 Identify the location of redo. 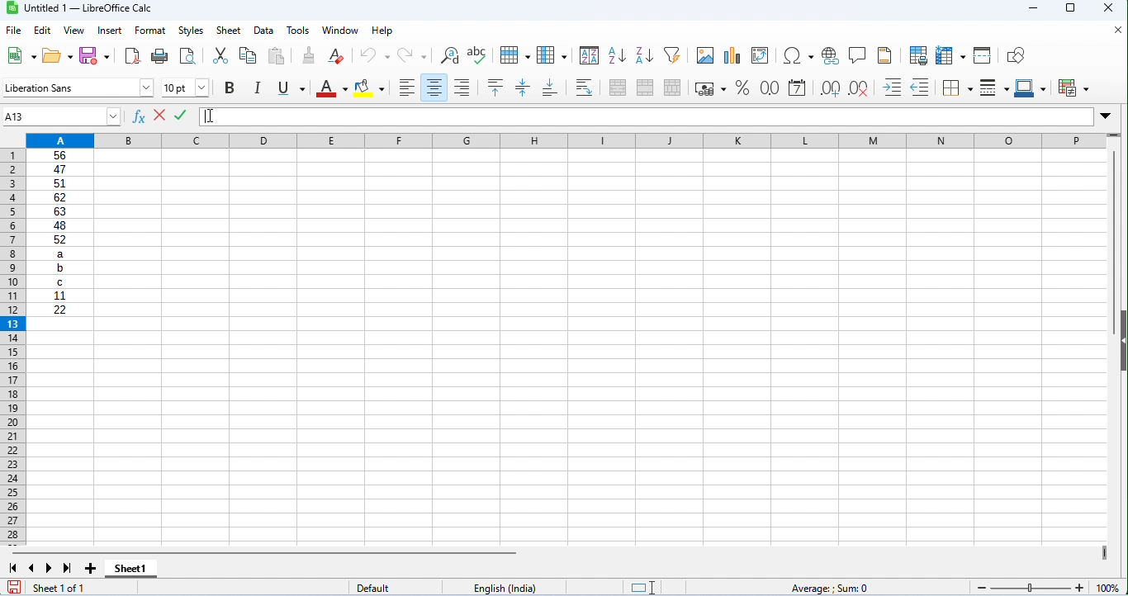
(412, 56).